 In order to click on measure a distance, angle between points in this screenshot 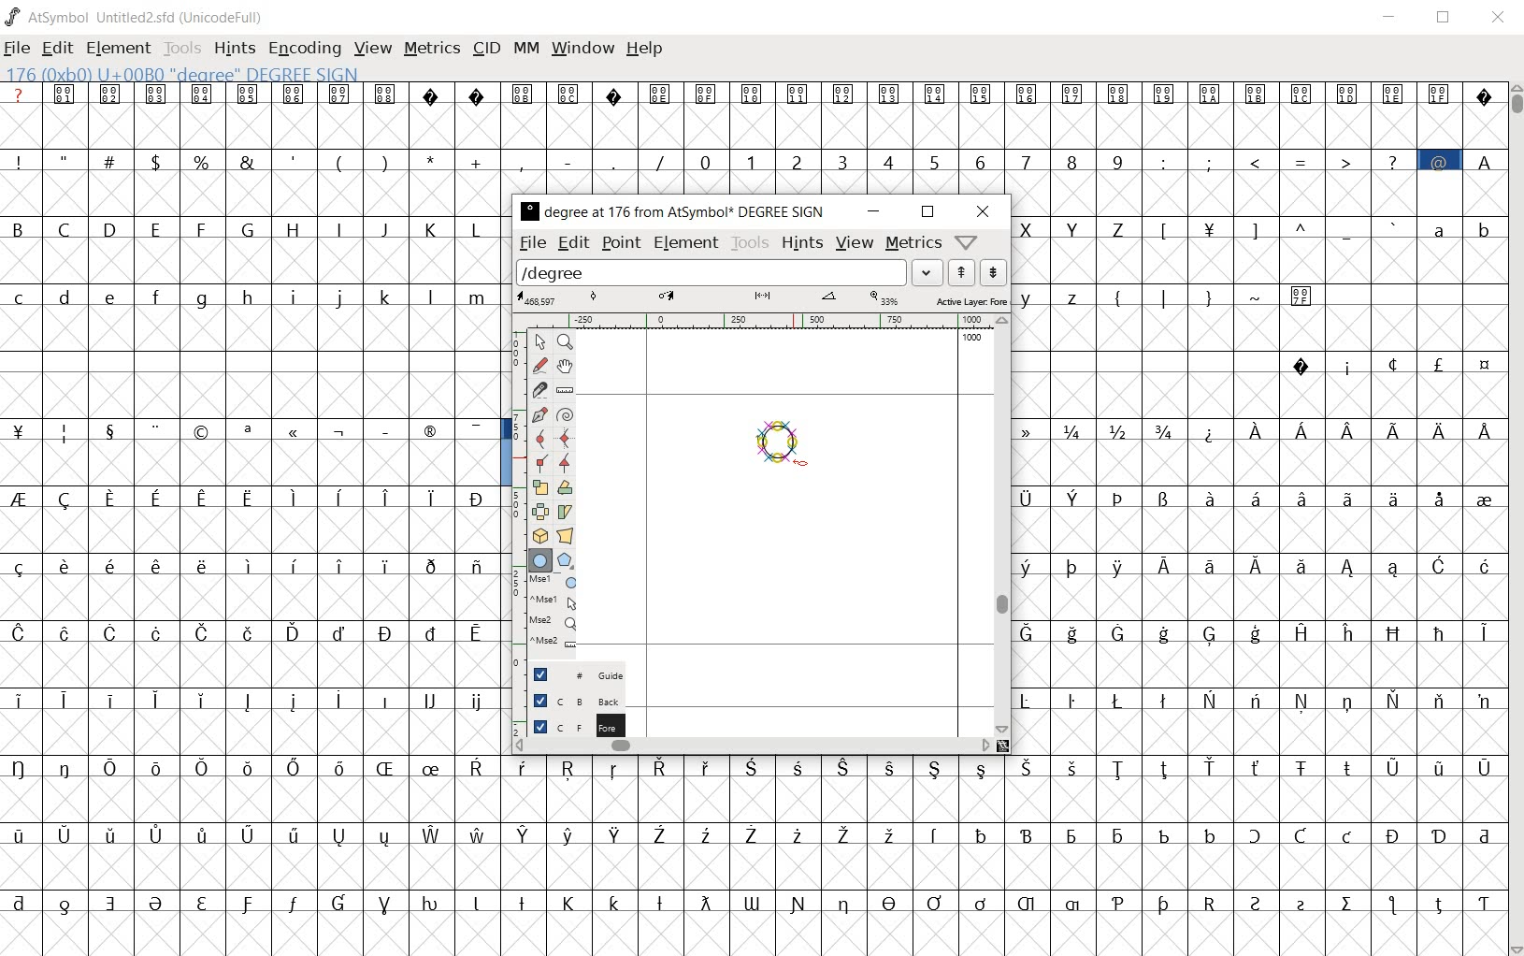, I will do `click(566, 391)`.